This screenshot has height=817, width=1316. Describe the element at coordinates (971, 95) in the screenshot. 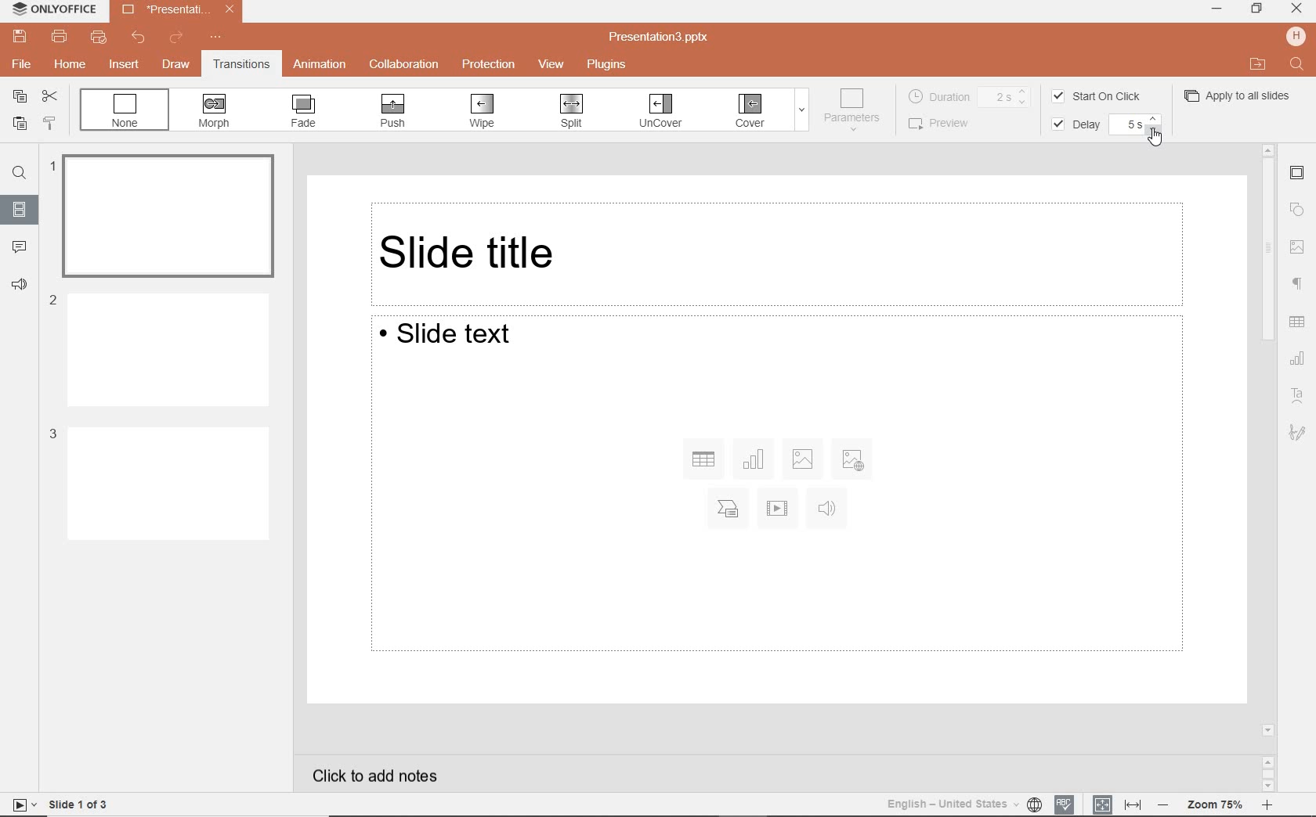

I see `DURATION` at that location.